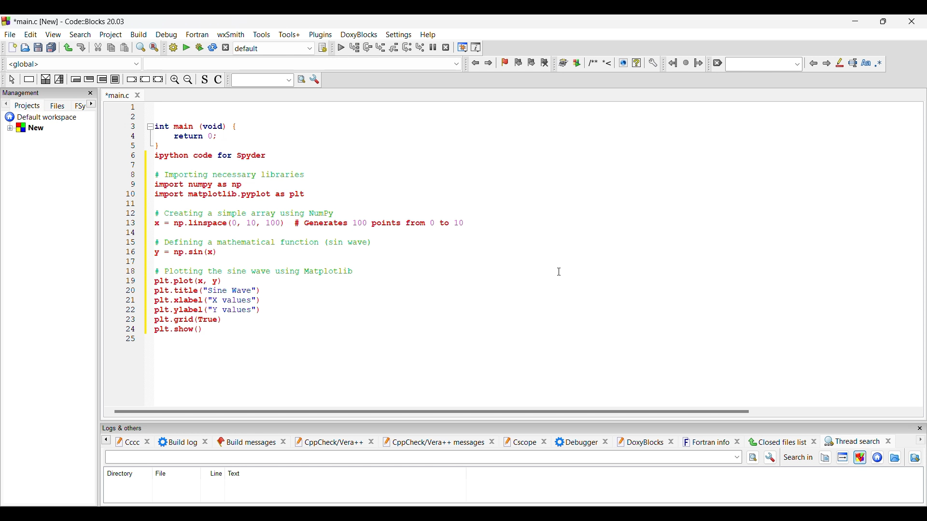 This screenshot has height=521, width=927. Describe the element at coordinates (862, 460) in the screenshot. I see `highlight` at that location.